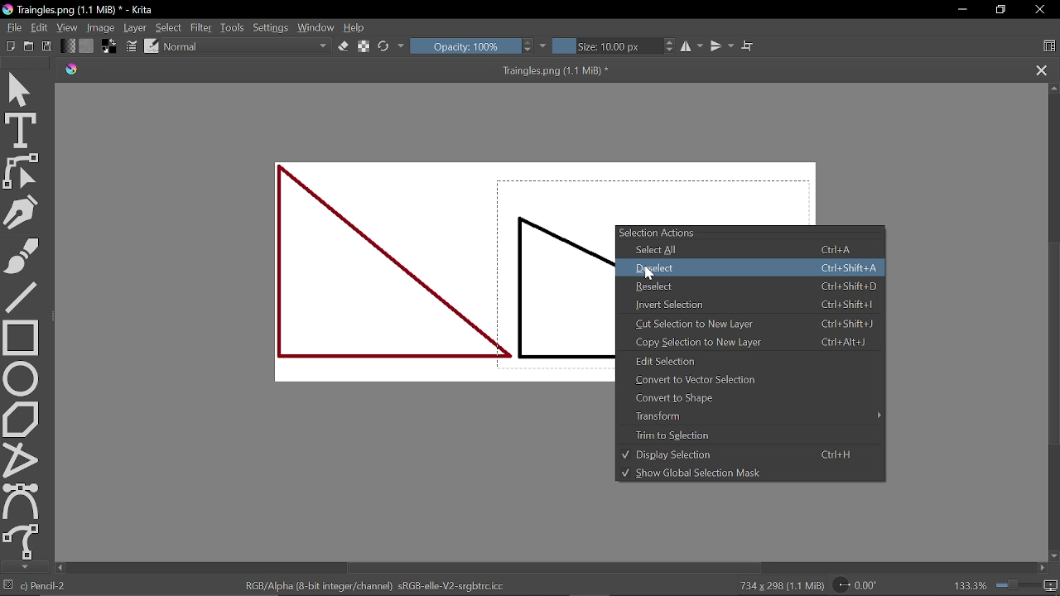 Image resolution: width=1060 pixels, height=596 pixels. I want to click on Normal, so click(247, 47).